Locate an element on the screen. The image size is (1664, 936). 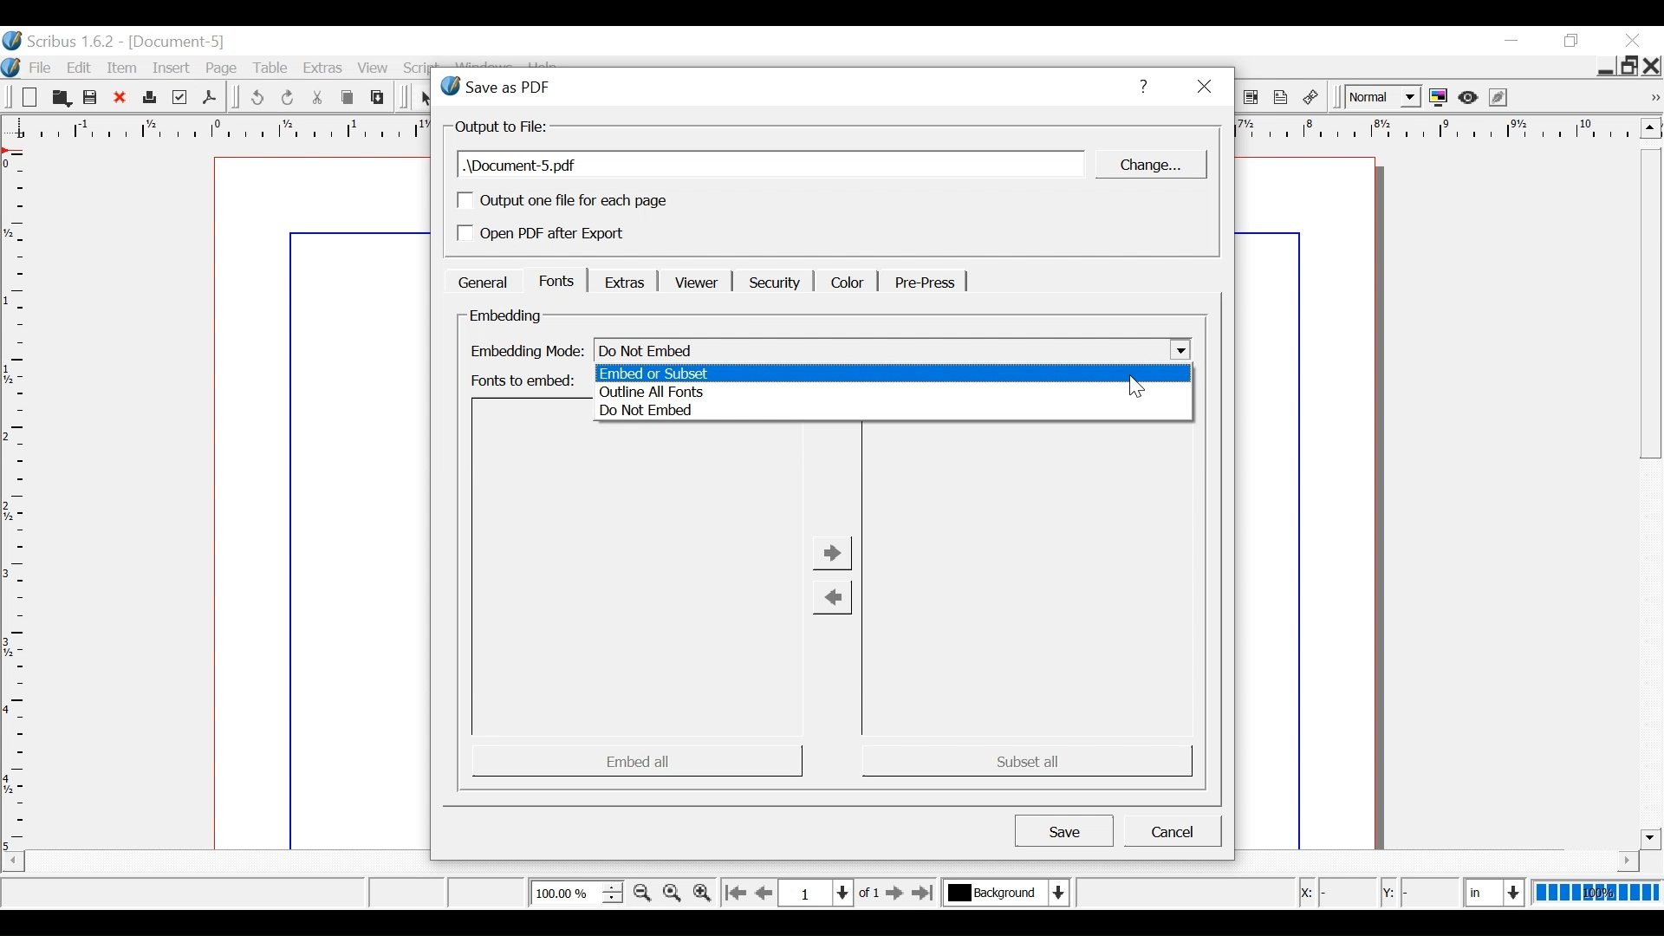
minimize is located at coordinates (1574, 41).